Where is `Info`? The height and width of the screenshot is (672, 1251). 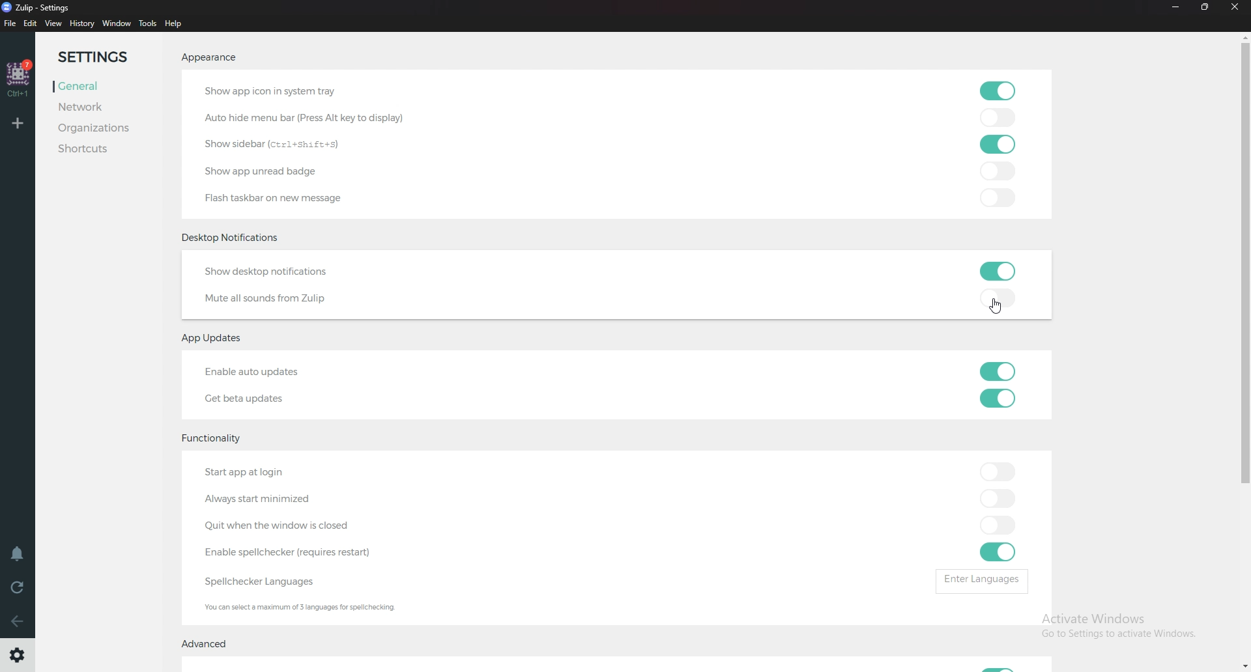 Info is located at coordinates (345, 608).